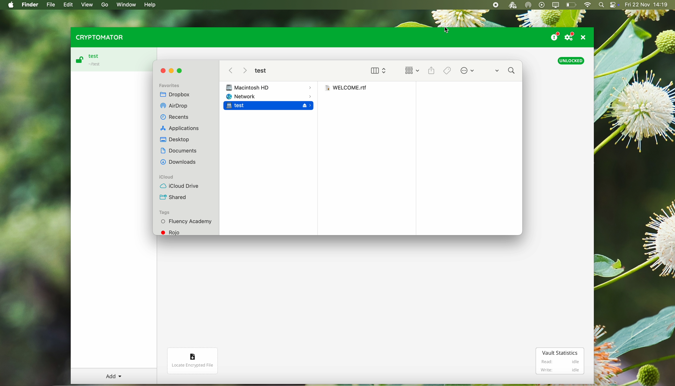 This screenshot has width=675, height=386. What do you see at coordinates (181, 177) in the screenshot?
I see `icloud` at bounding box center [181, 177].